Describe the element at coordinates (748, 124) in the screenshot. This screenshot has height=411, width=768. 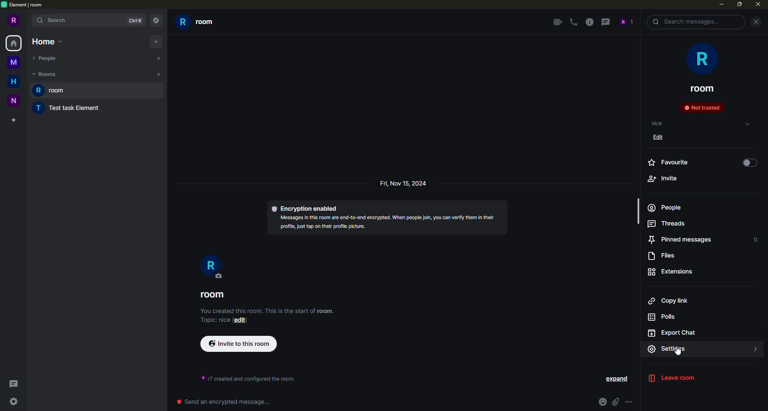
I see `select` at that location.